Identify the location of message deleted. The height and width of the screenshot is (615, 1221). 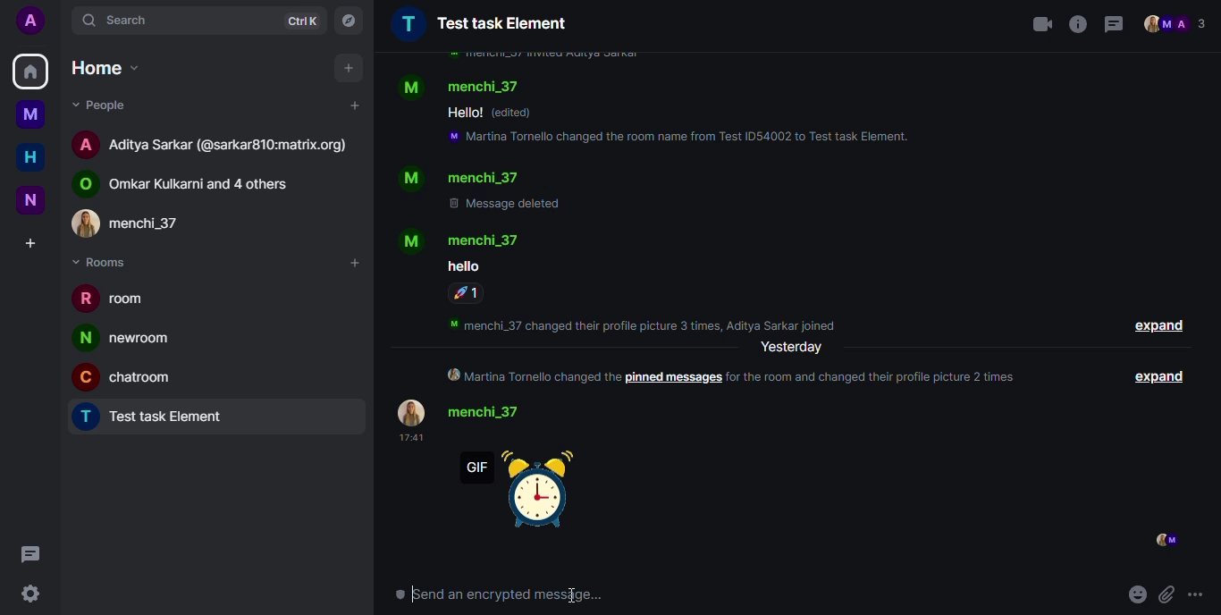
(508, 204).